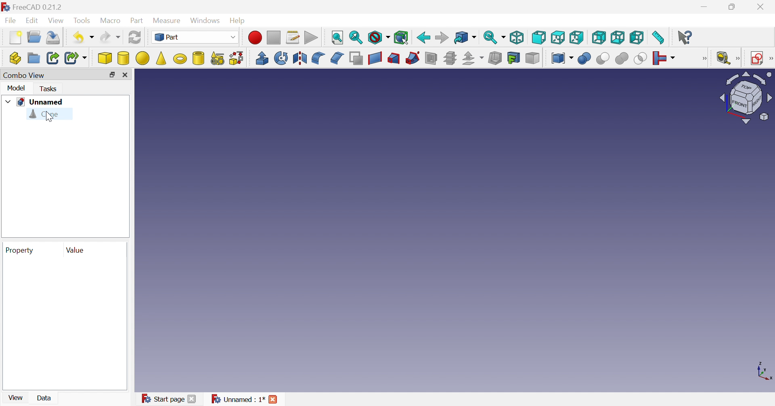 The height and width of the screenshot is (406, 775). I want to click on Macros, so click(294, 36).